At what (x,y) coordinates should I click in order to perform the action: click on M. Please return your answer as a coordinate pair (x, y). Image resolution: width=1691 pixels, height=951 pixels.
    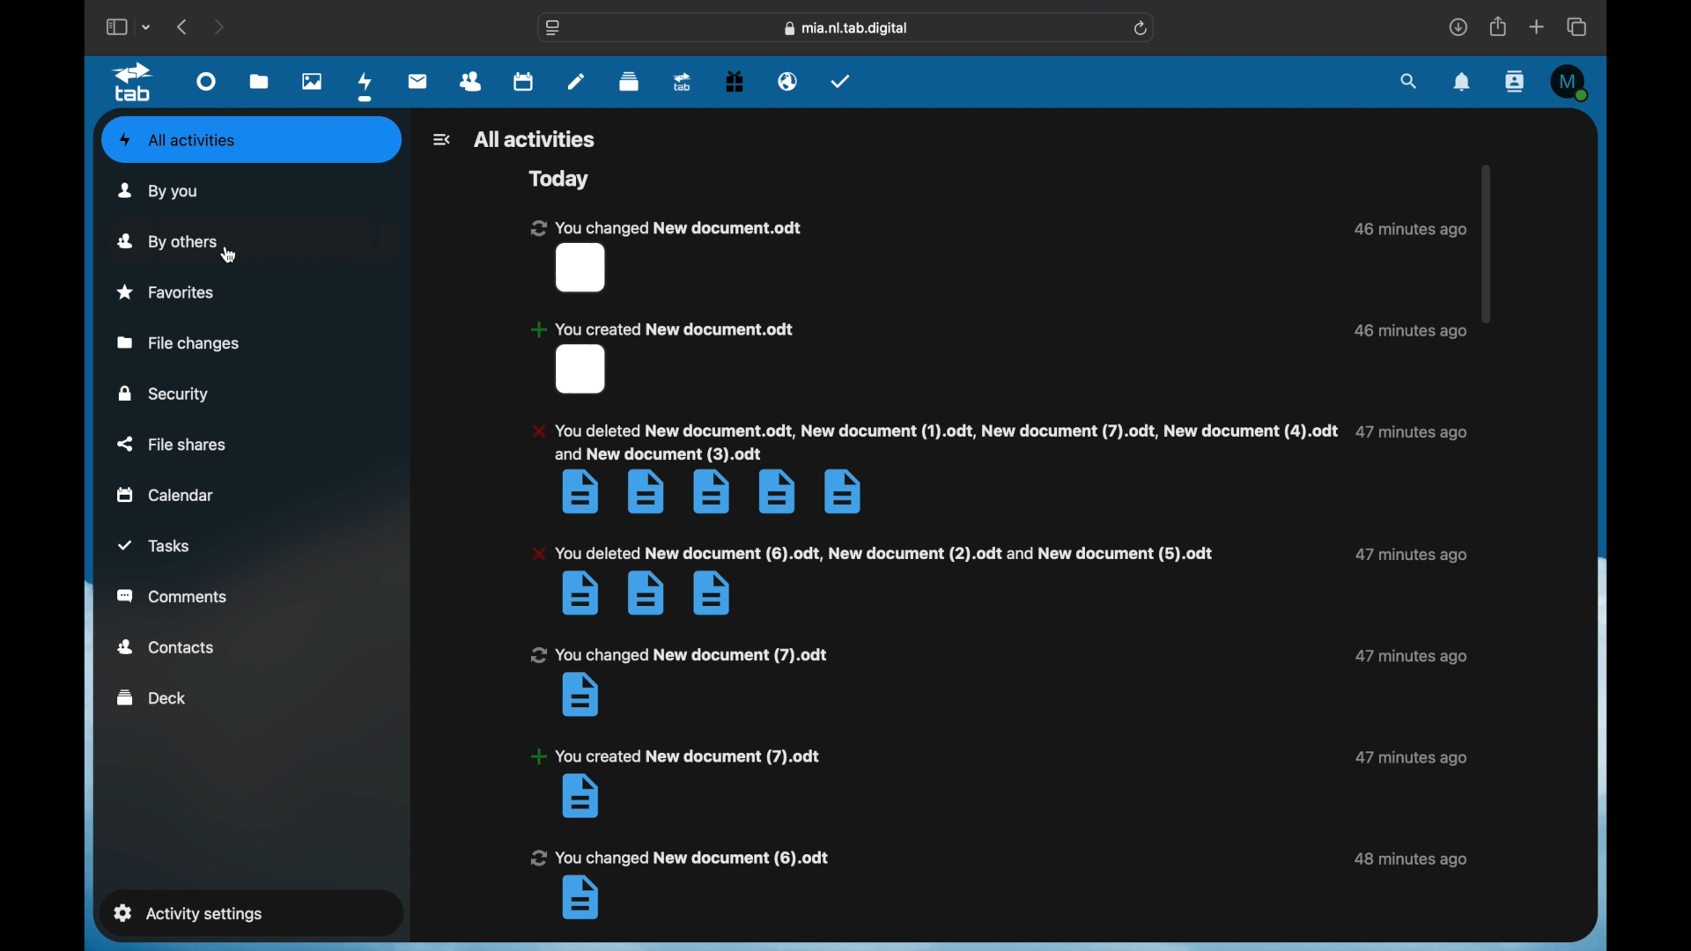
    Looking at the image, I should click on (1573, 83).